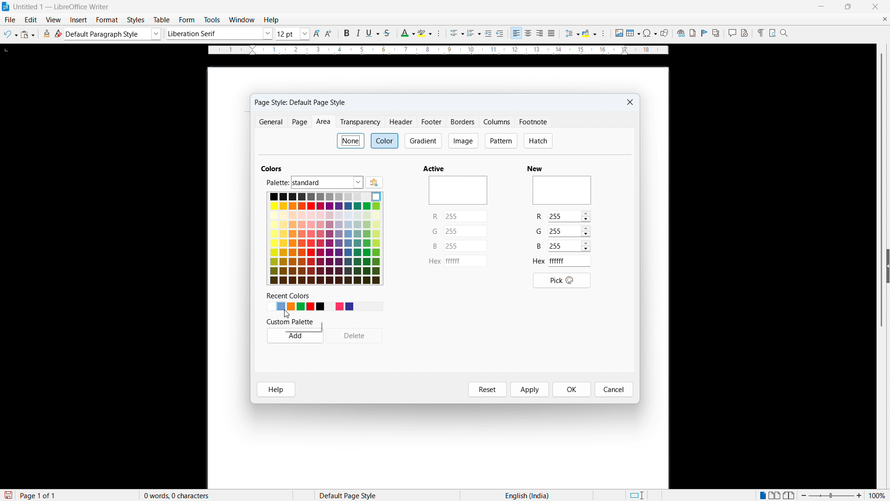  I want to click on hex, so click(539, 261).